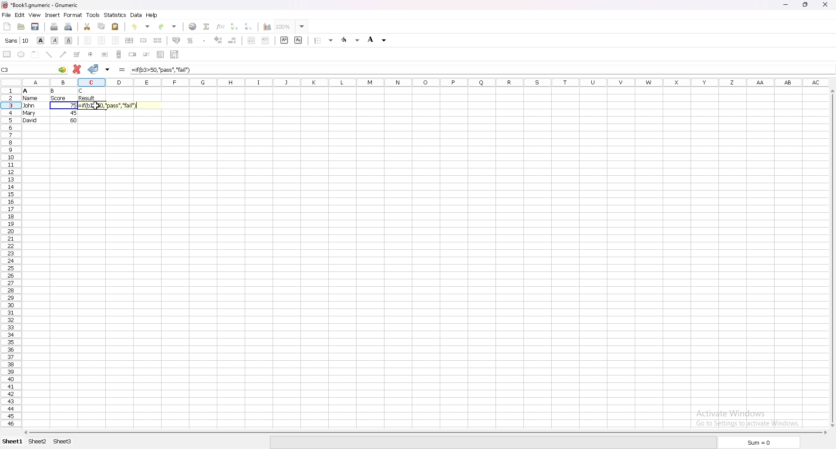  Describe the element at coordinates (175, 55) in the screenshot. I see `combo box` at that location.